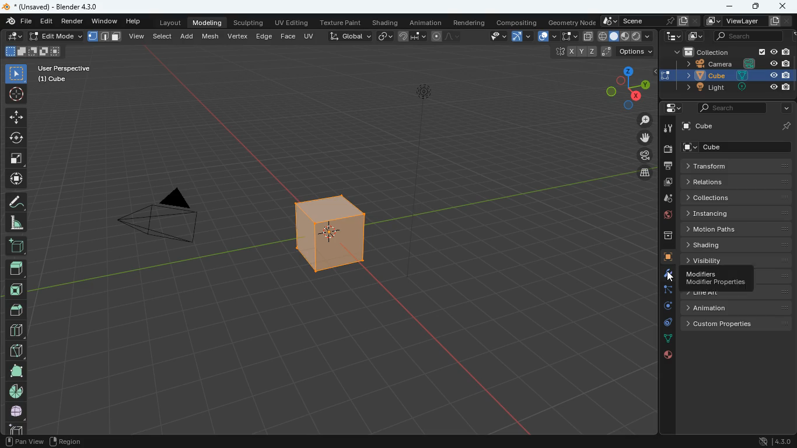 The height and width of the screenshot is (448, 797). Describe the element at coordinates (16, 180) in the screenshot. I see `move` at that location.